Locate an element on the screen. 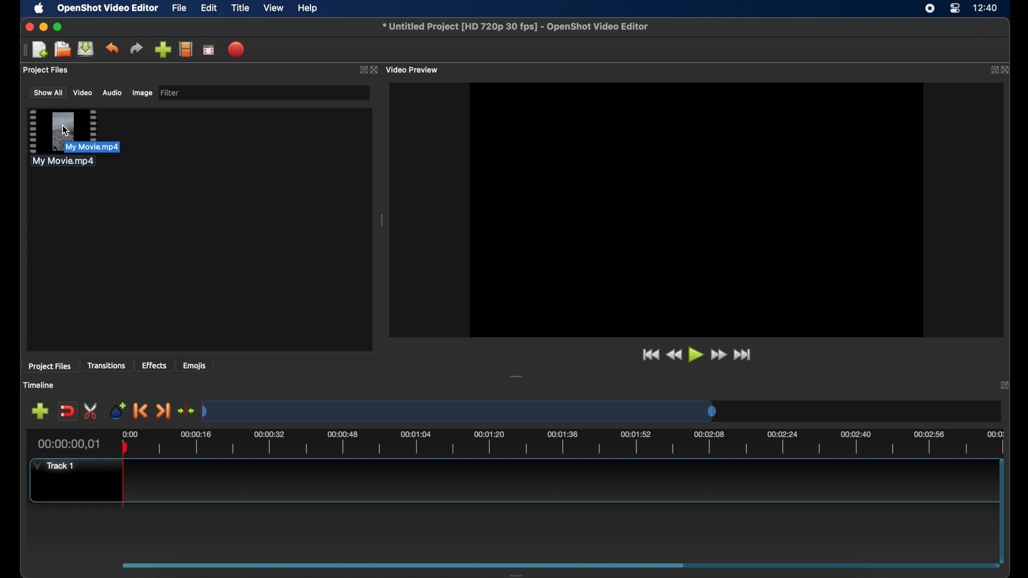 This screenshot has height=578, width=1028. next marker is located at coordinates (163, 412).